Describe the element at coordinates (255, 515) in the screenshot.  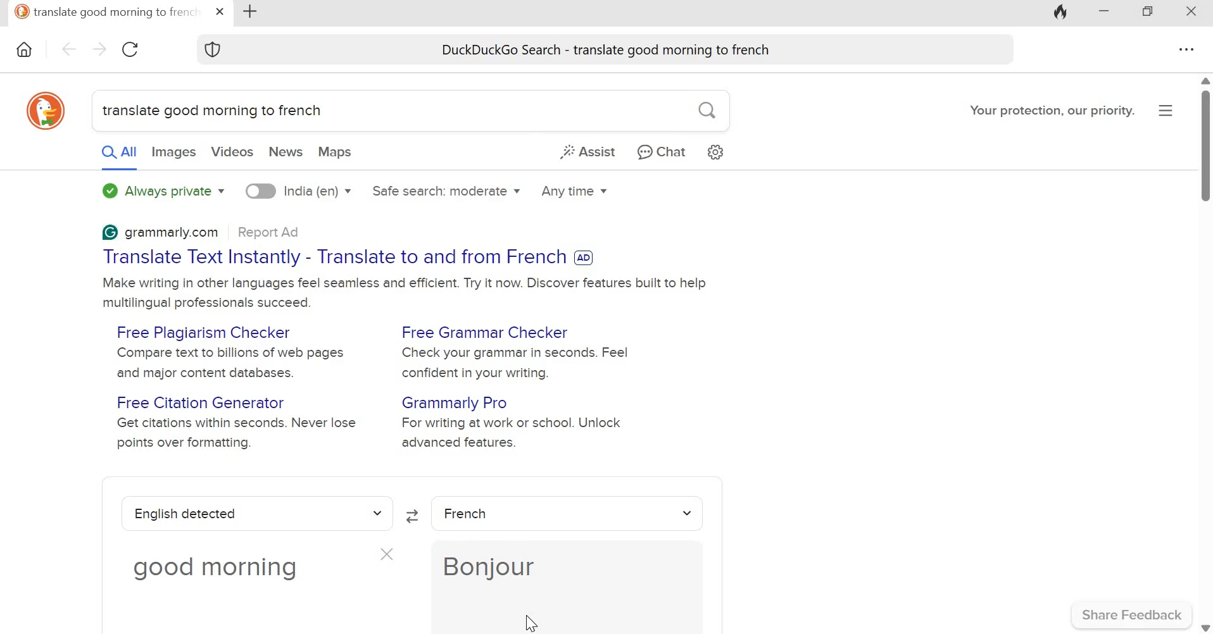
I see `english detected` at that location.